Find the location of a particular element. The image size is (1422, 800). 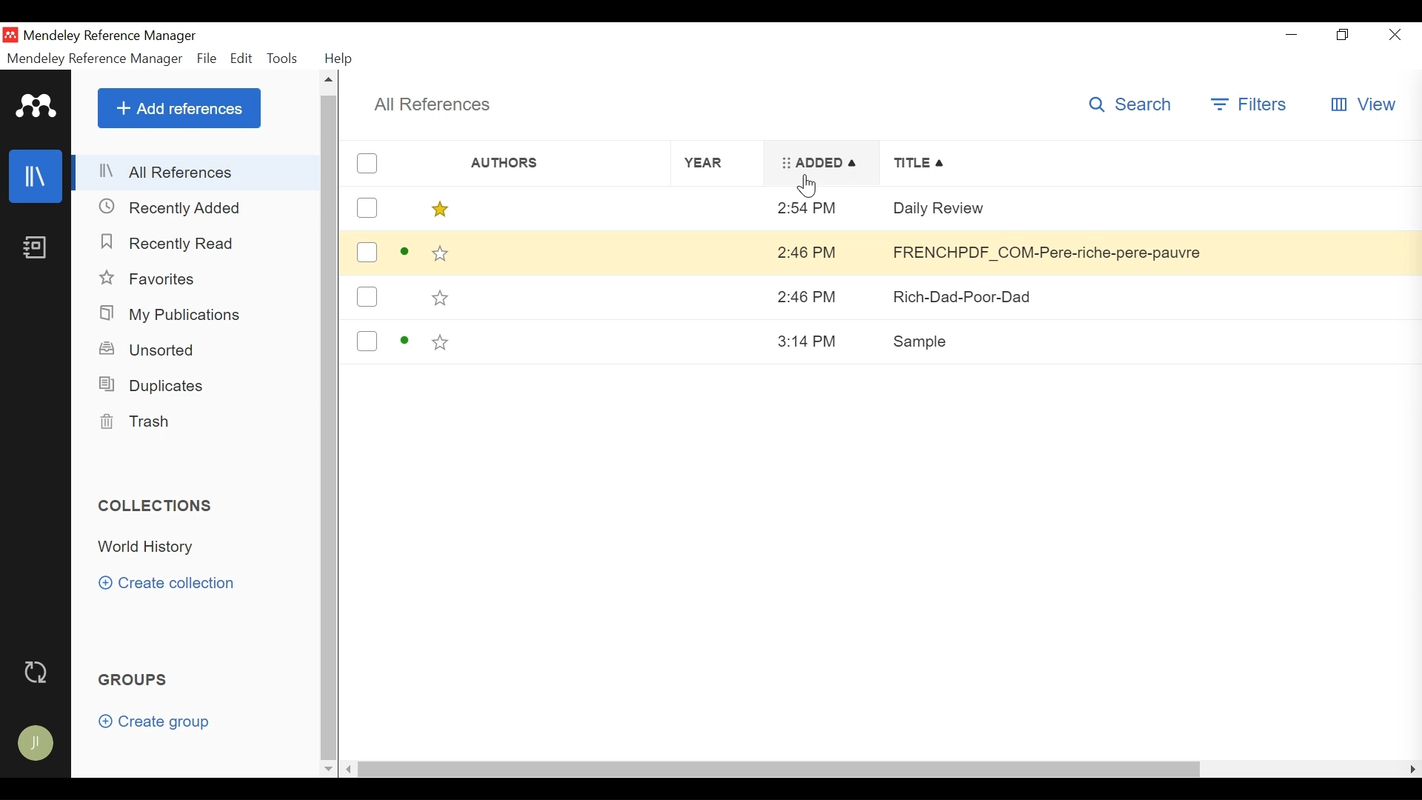

Library is located at coordinates (36, 178).